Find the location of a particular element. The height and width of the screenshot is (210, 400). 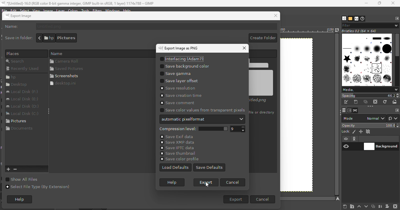

Name: is located at coordinates (13, 27).